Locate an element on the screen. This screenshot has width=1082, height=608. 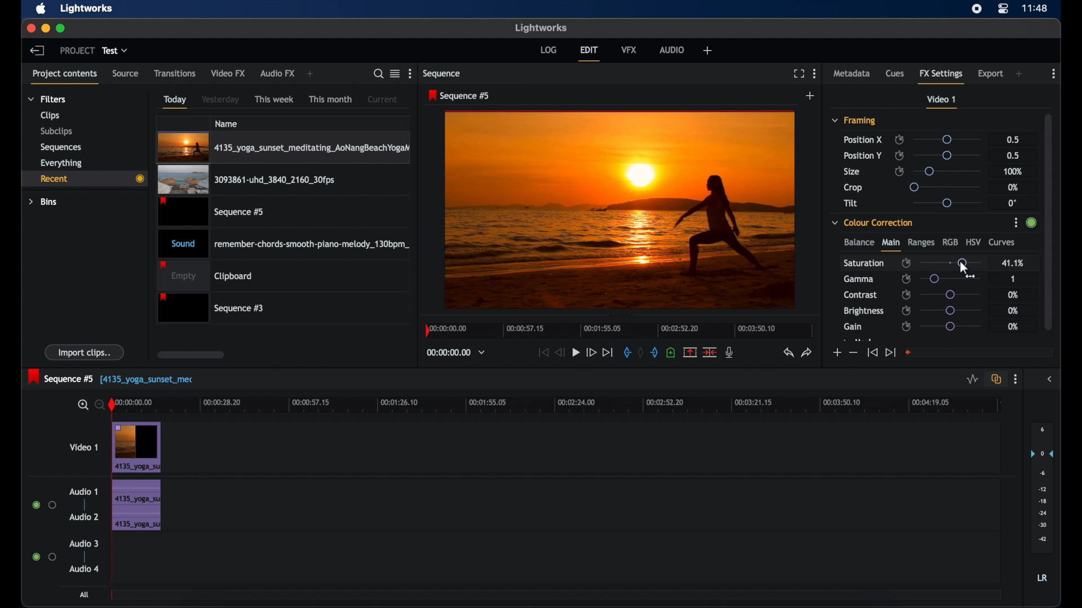
slider is located at coordinates (946, 186).